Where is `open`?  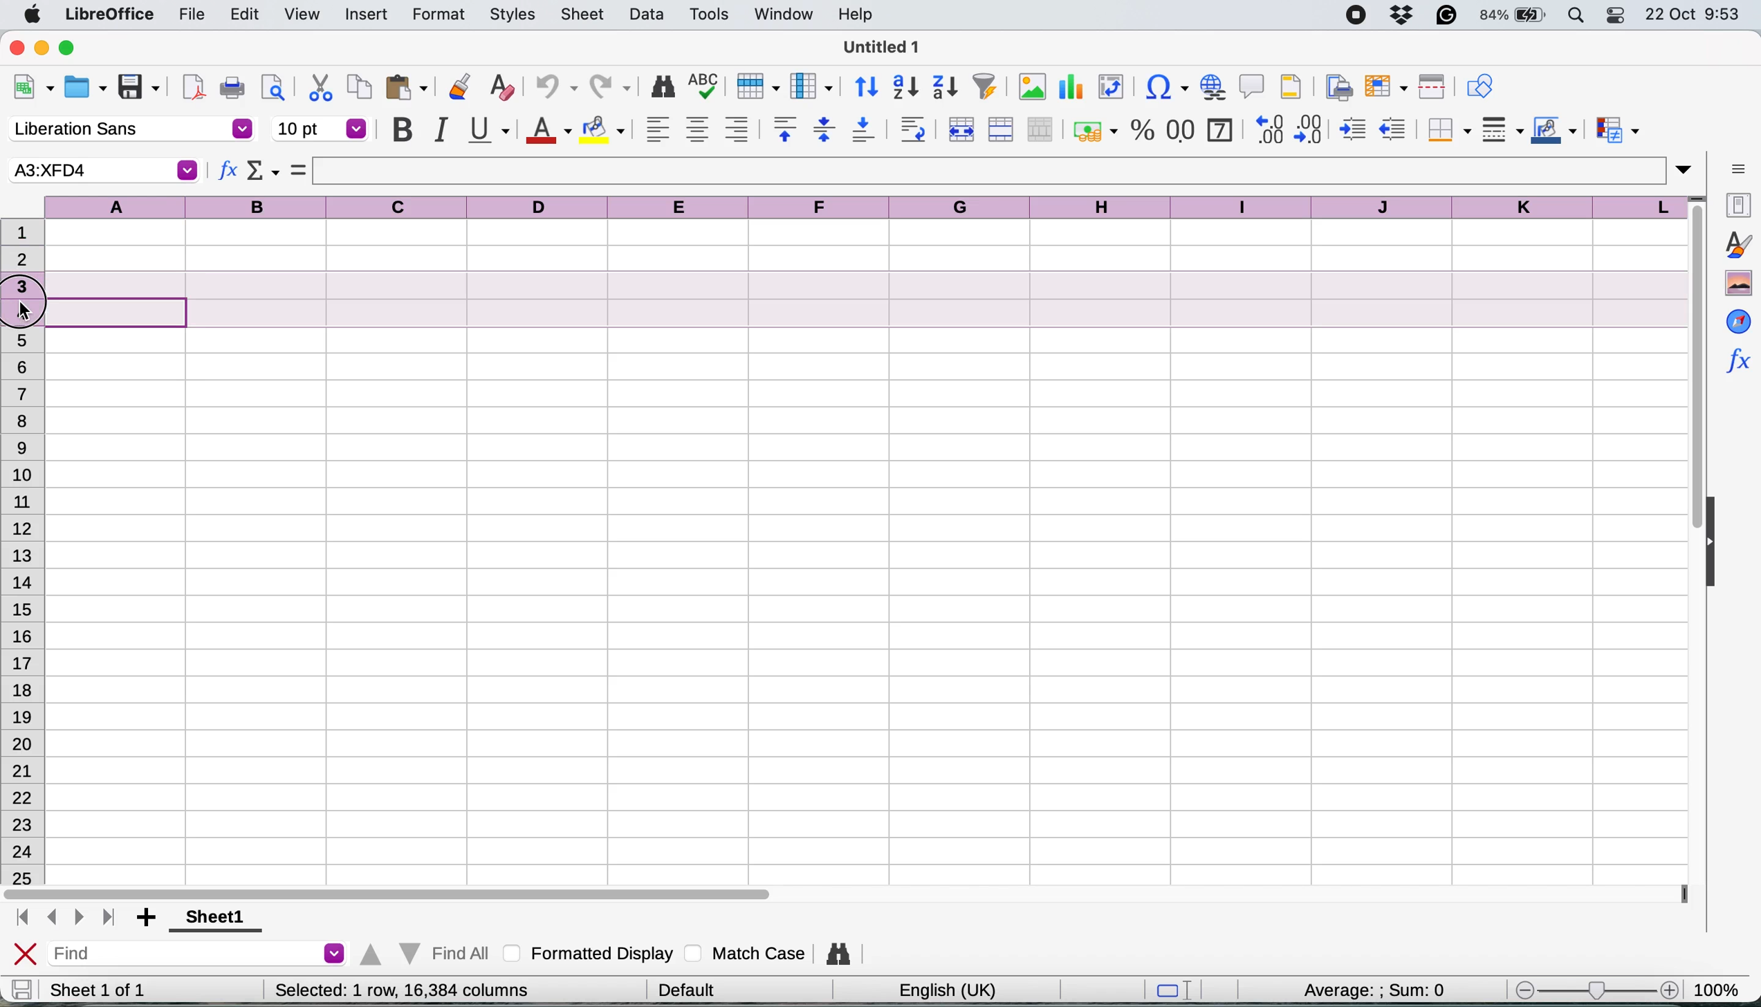
open is located at coordinates (85, 90).